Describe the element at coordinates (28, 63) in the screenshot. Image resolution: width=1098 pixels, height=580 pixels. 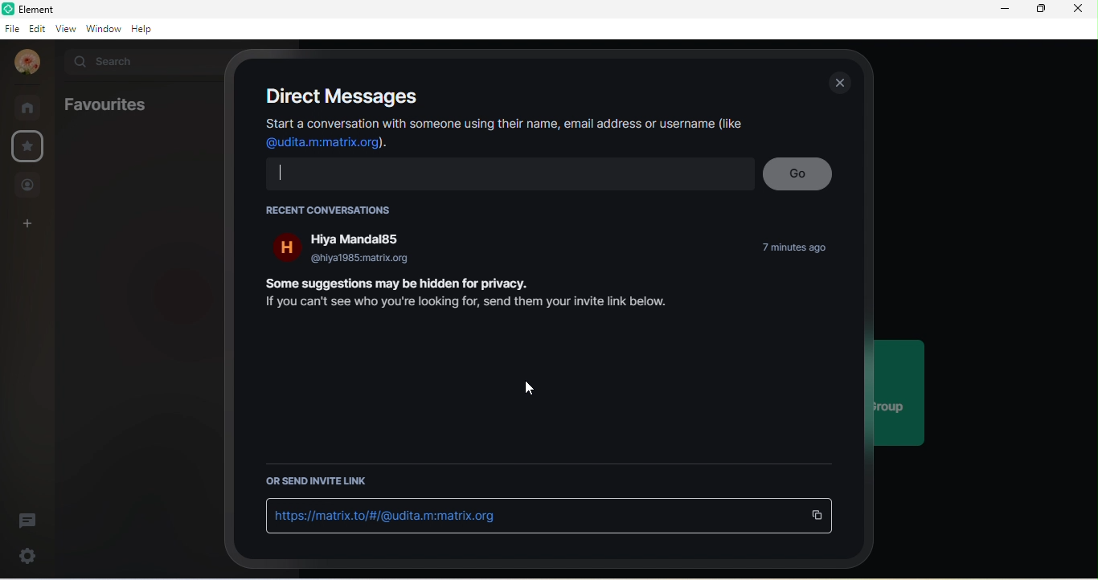
I see `profile photo` at that location.